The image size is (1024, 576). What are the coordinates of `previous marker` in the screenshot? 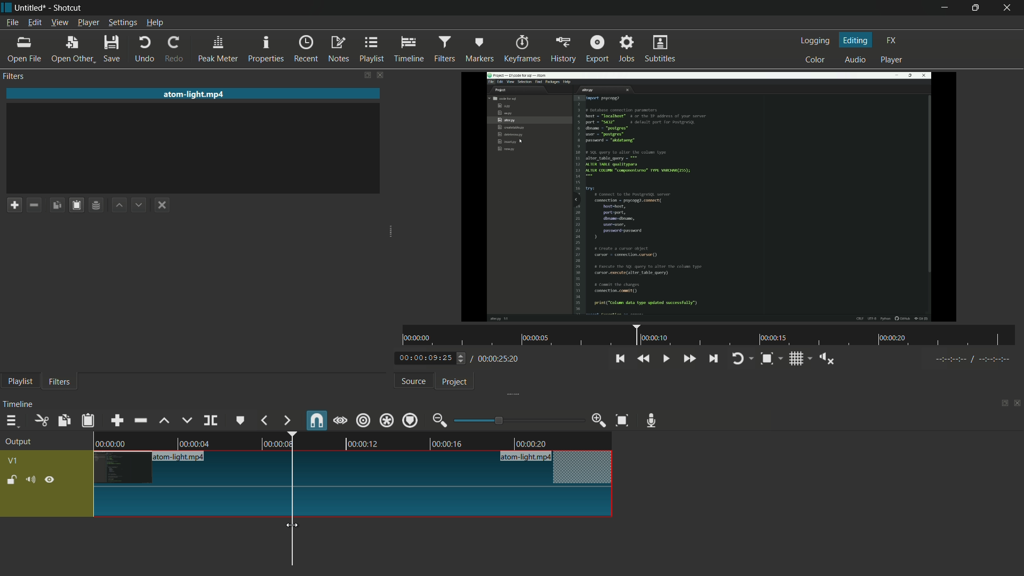 It's located at (265, 420).